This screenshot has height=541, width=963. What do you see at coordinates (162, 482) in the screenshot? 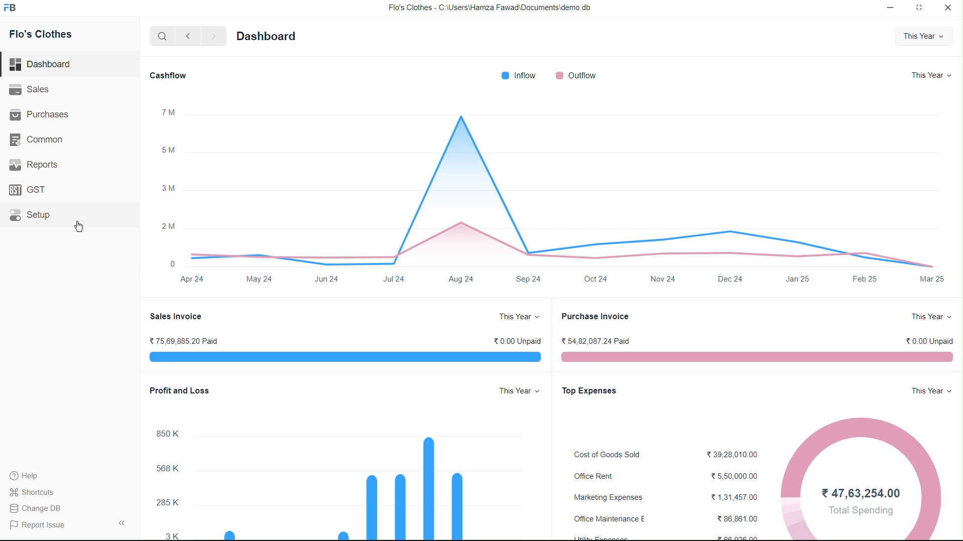
I see `X axis` at bounding box center [162, 482].